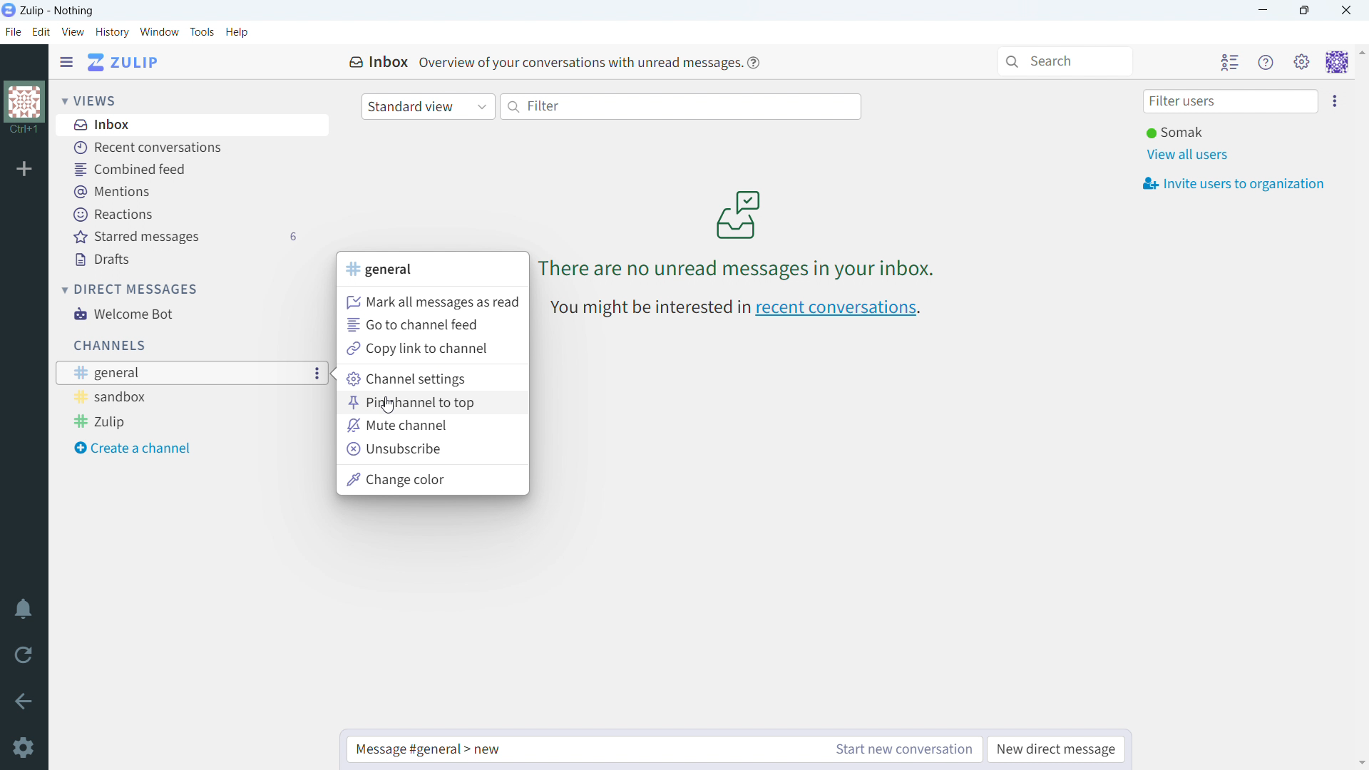 This screenshot has width=1369, height=770. What do you see at coordinates (434, 379) in the screenshot?
I see `channel settings` at bounding box center [434, 379].